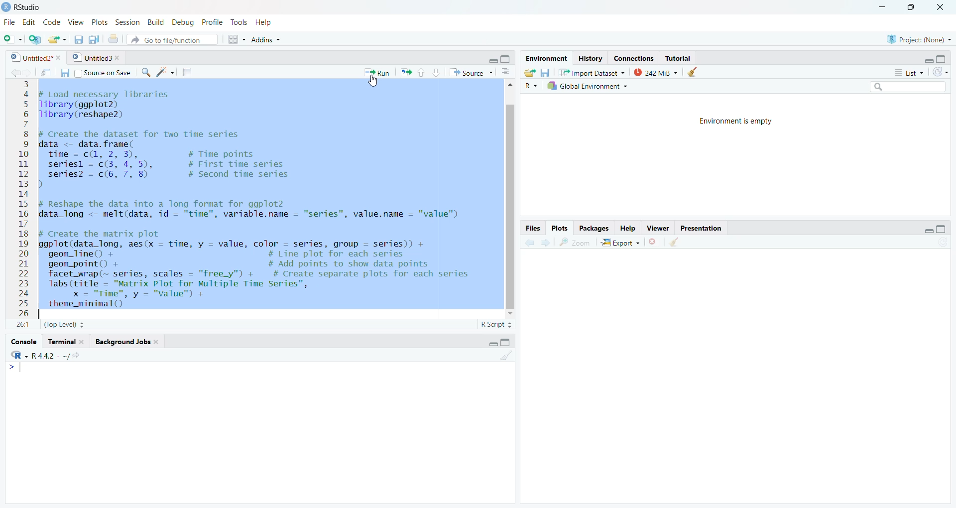  What do you see at coordinates (165, 72) in the screenshot?
I see `code tools` at bounding box center [165, 72].